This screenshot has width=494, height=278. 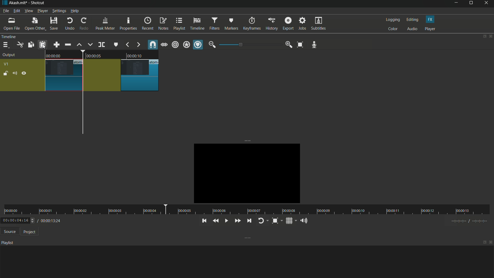 What do you see at coordinates (250, 45) in the screenshot?
I see `adjustment bar` at bounding box center [250, 45].